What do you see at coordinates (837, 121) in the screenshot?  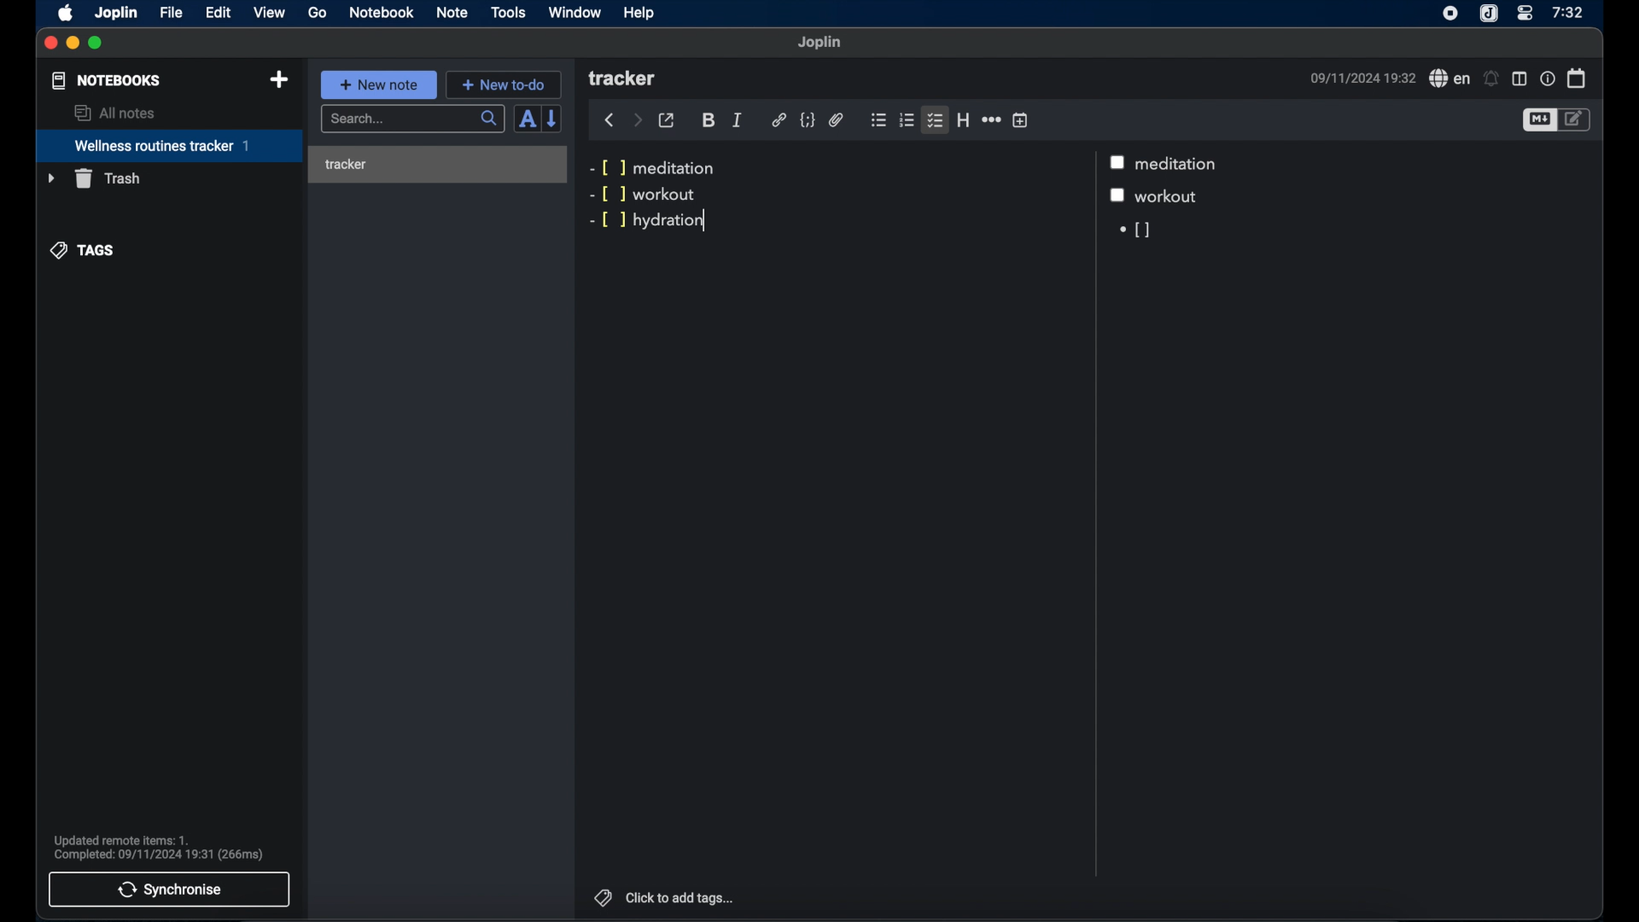 I see `attach file` at bounding box center [837, 121].